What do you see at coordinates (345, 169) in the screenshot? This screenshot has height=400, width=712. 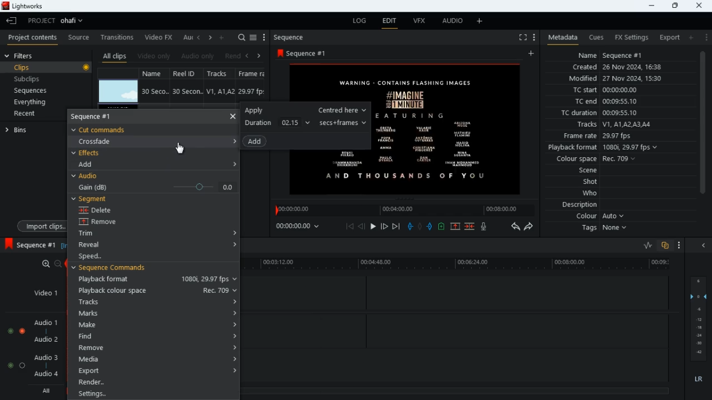 I see `image` at bounding box center [345, 169].